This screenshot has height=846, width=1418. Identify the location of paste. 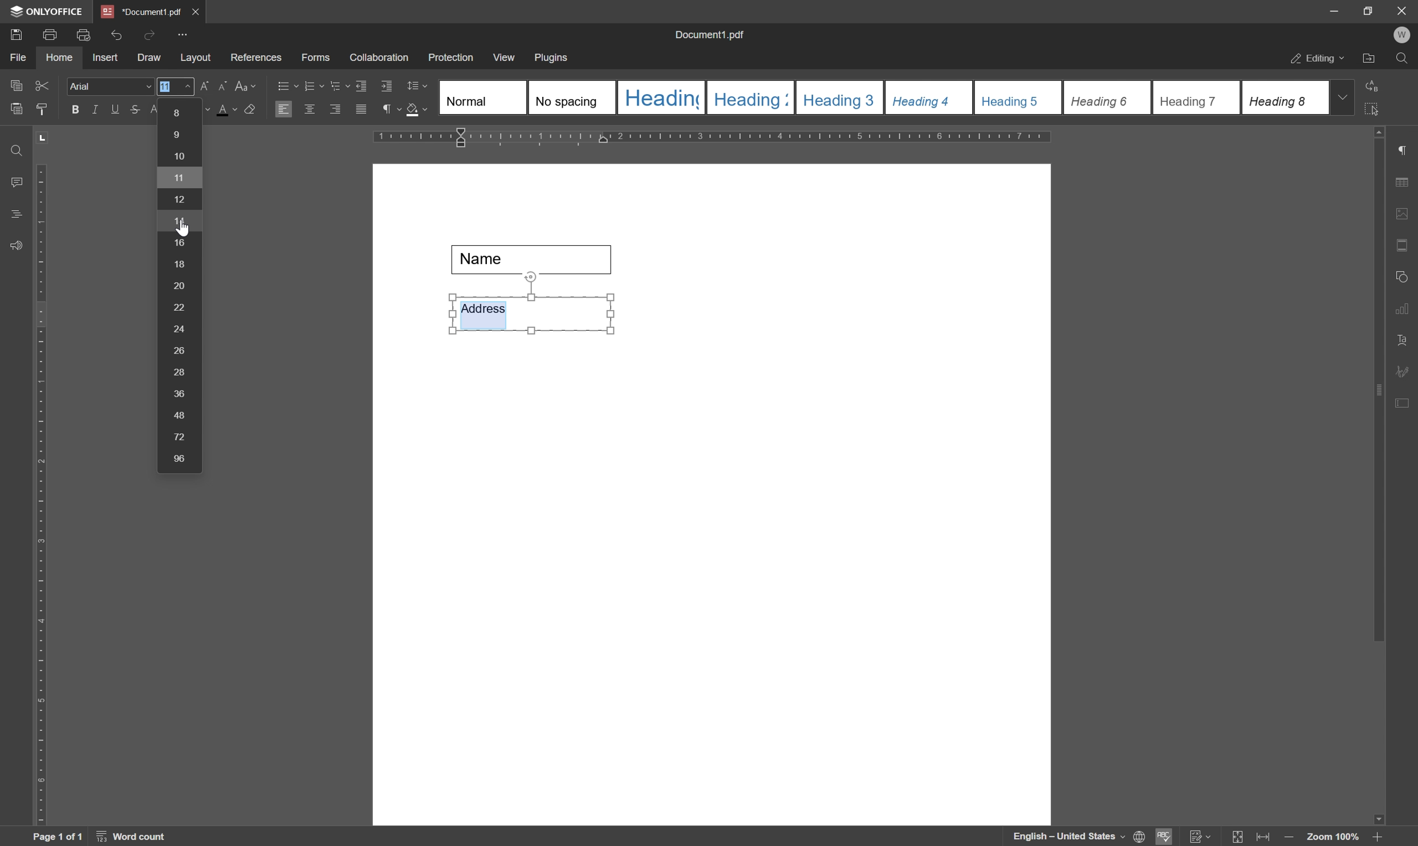
(17, 109).